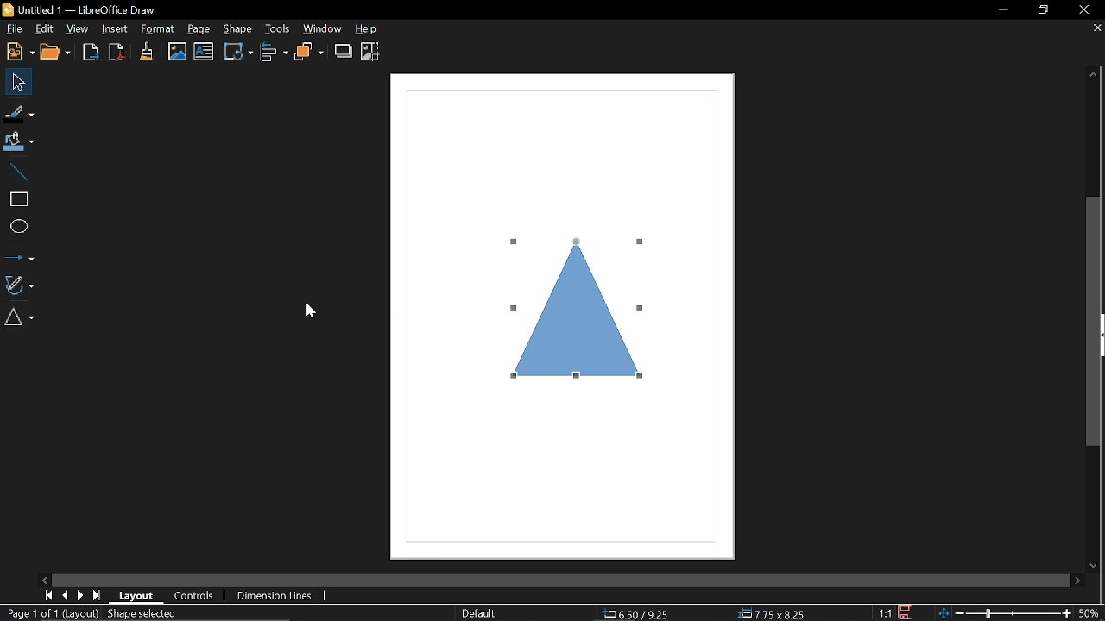 Image resolution: width=1105 pixels, height=621 pixels. Describe the element at coordinates (81, 595) in the screenshot. I see `Next page` at that location.